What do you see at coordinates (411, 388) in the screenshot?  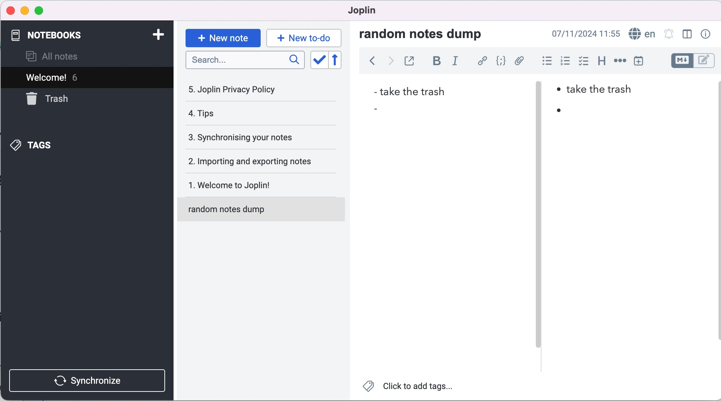 I see `click to add tags` at bounding box center [411, 388].